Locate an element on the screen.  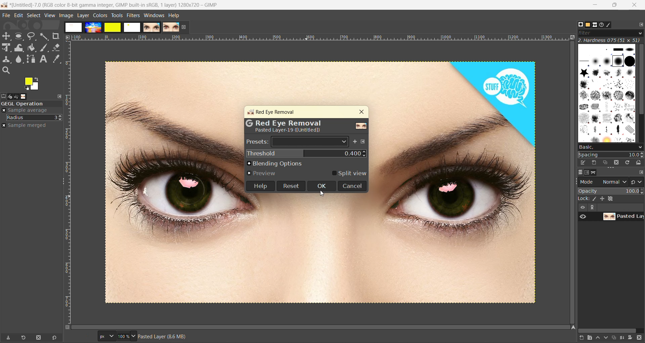
close is located at coordinates (363, 111).